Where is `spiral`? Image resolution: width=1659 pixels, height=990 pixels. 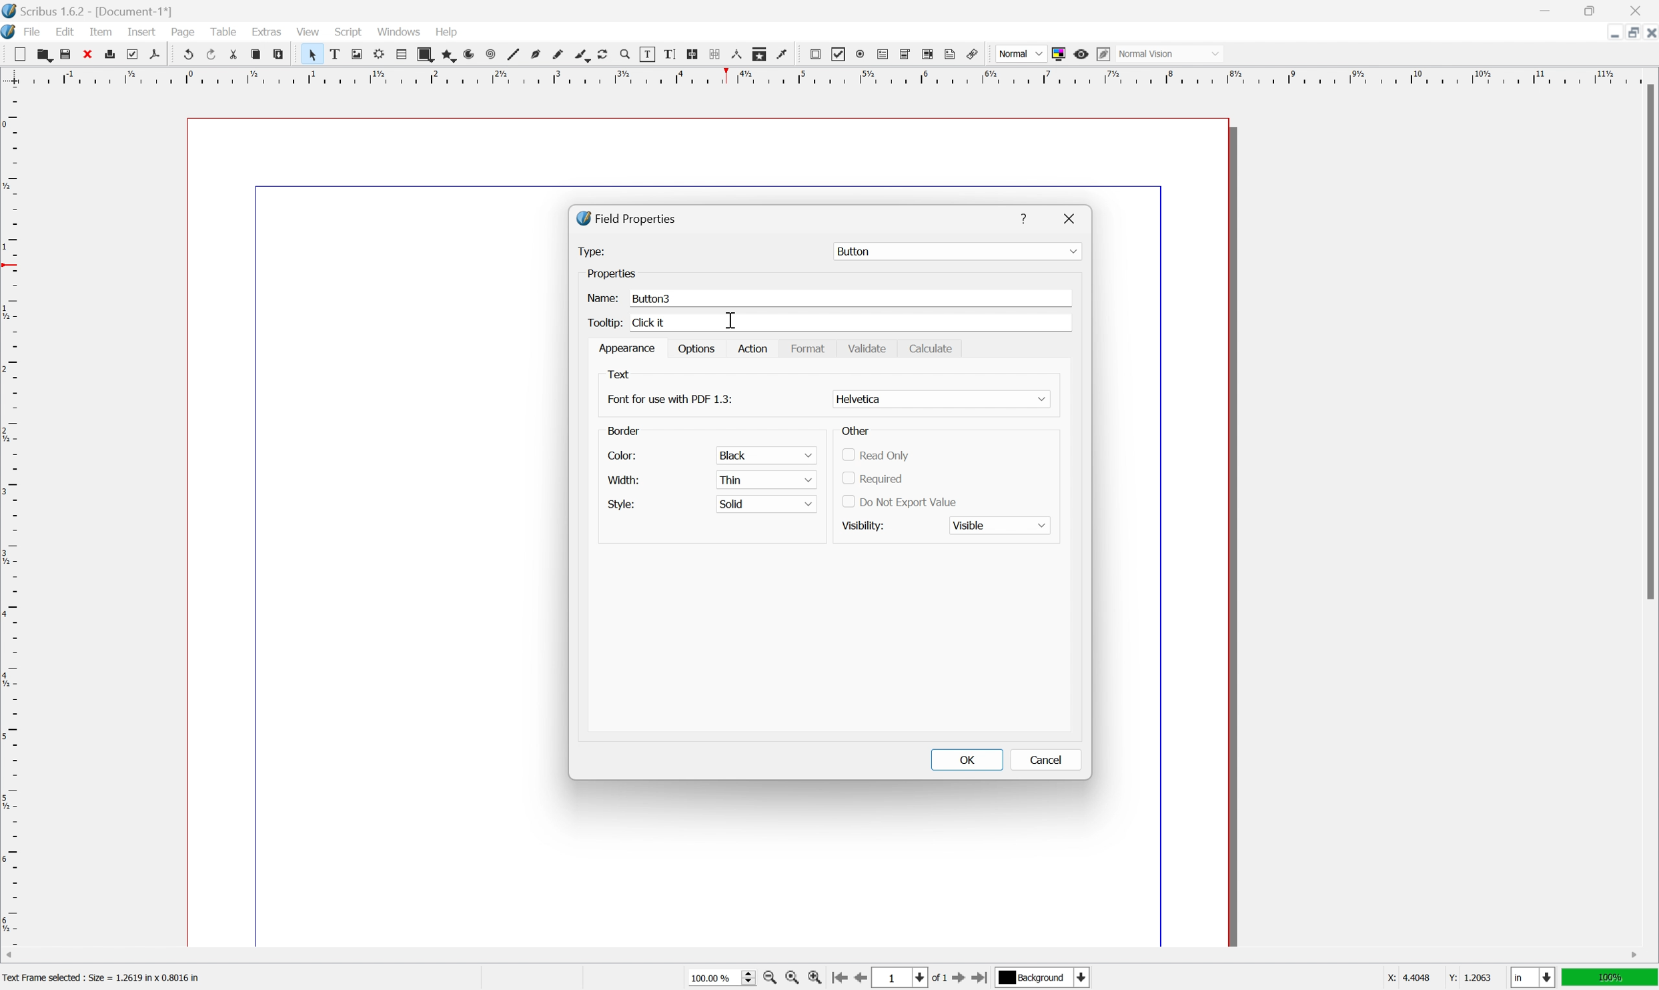
spiral is located at coordinates (491, 54).